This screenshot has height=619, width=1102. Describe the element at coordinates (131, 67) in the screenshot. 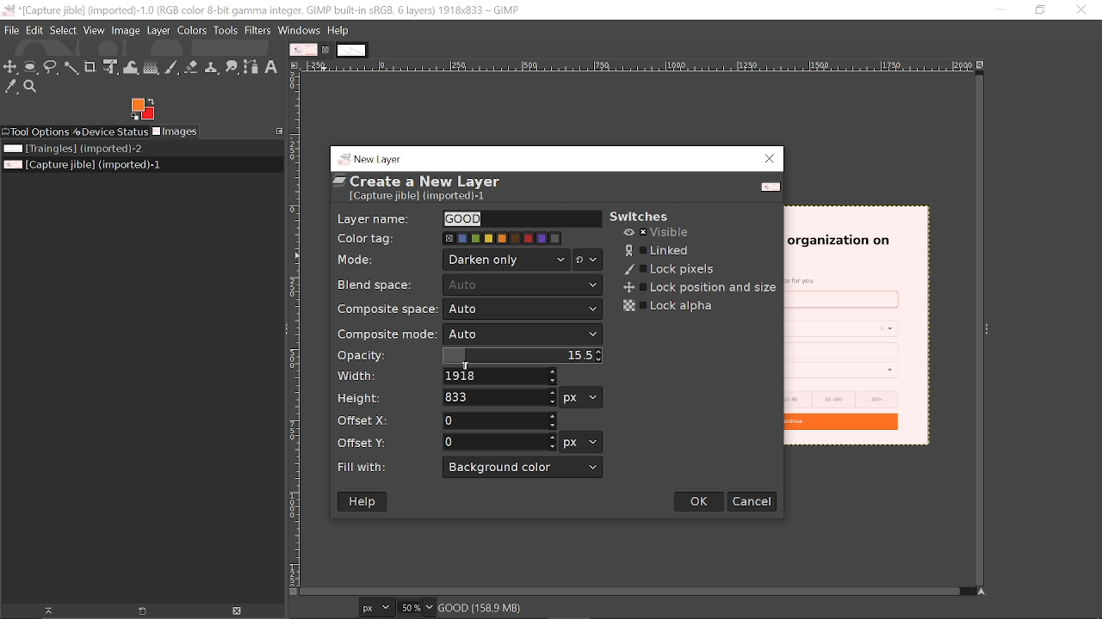

I see `Wrap text tool` at that location.